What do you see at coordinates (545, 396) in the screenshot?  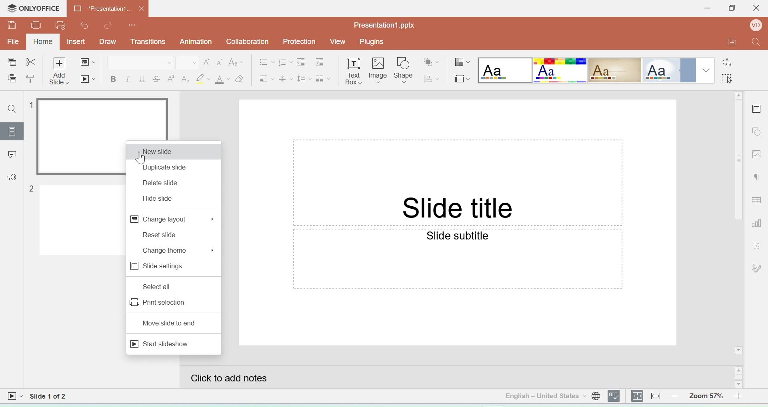 I see `Set text language` at bounding box center [545, 396].